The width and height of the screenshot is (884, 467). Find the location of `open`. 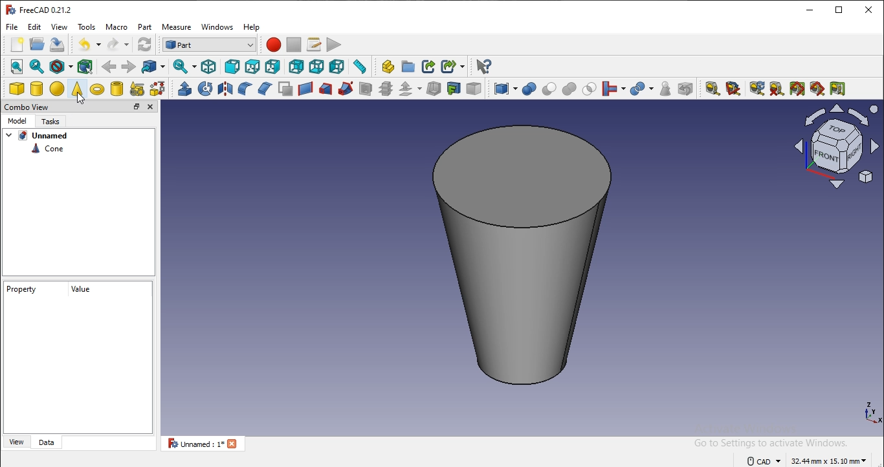

open is located at coordinates (36, 45).